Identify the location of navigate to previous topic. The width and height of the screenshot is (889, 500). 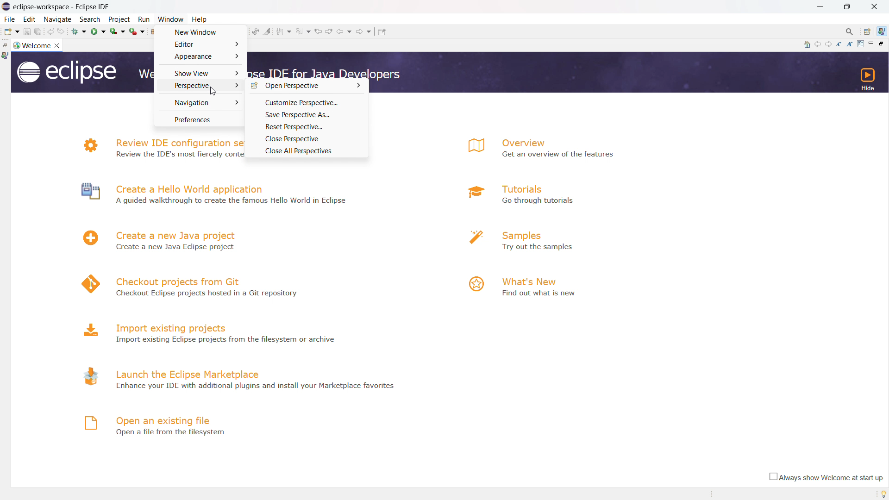
(818, 44).